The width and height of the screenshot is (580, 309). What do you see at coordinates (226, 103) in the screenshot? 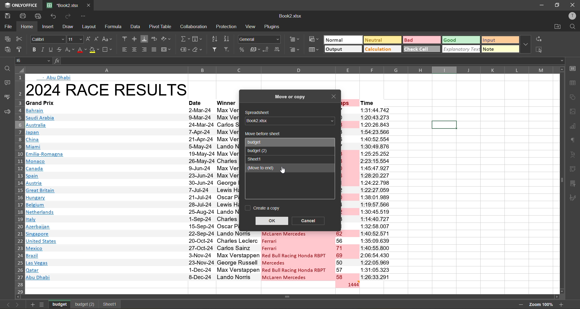
I see `winner` at bounding box center [226, 103].